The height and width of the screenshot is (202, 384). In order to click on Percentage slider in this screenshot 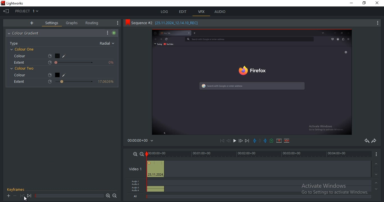, I will do `click(75, 63)`.